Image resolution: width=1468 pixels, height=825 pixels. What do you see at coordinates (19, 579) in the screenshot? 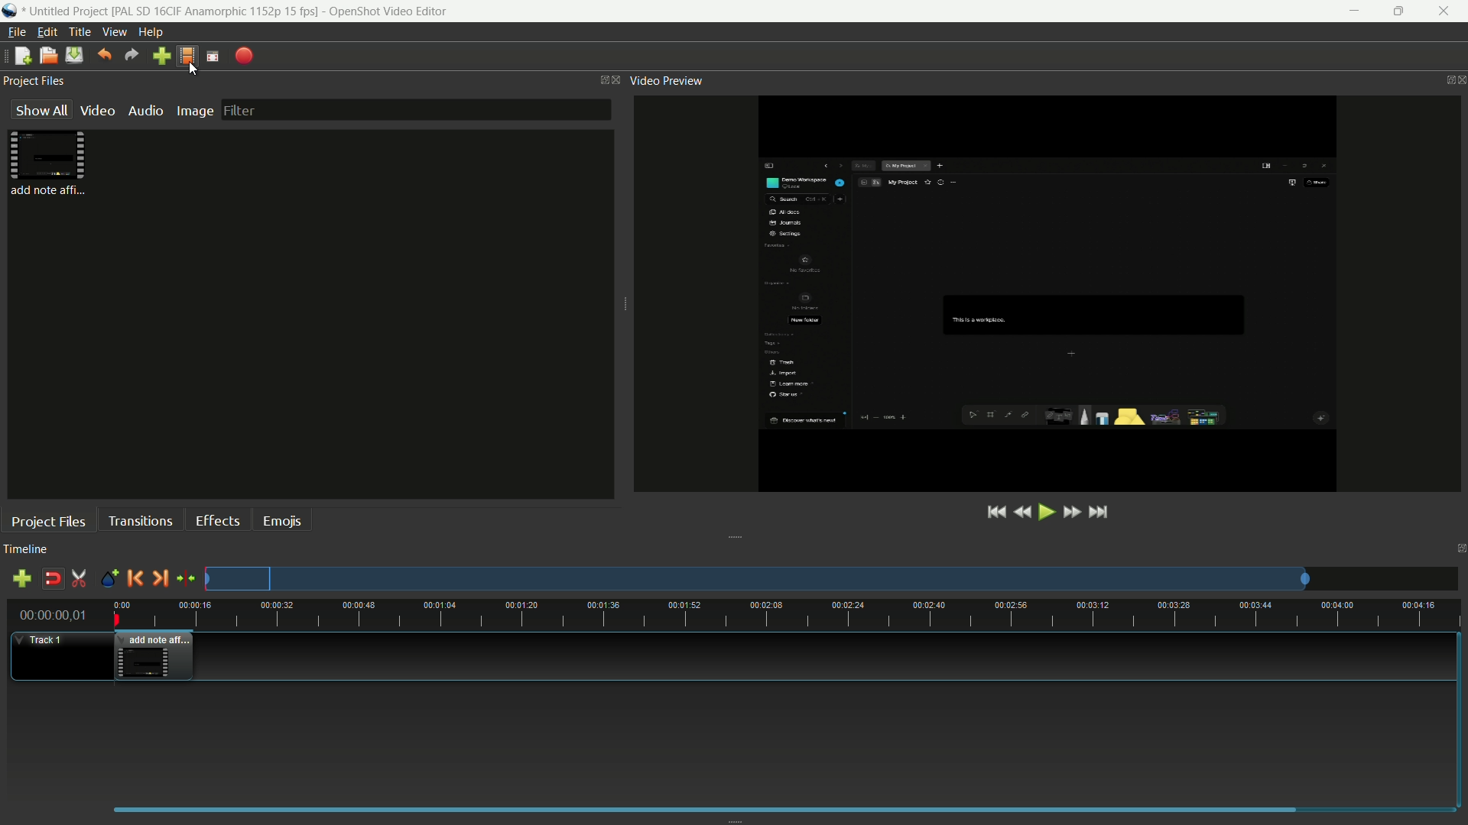
I see `add track` at bounding box center [19, 579].